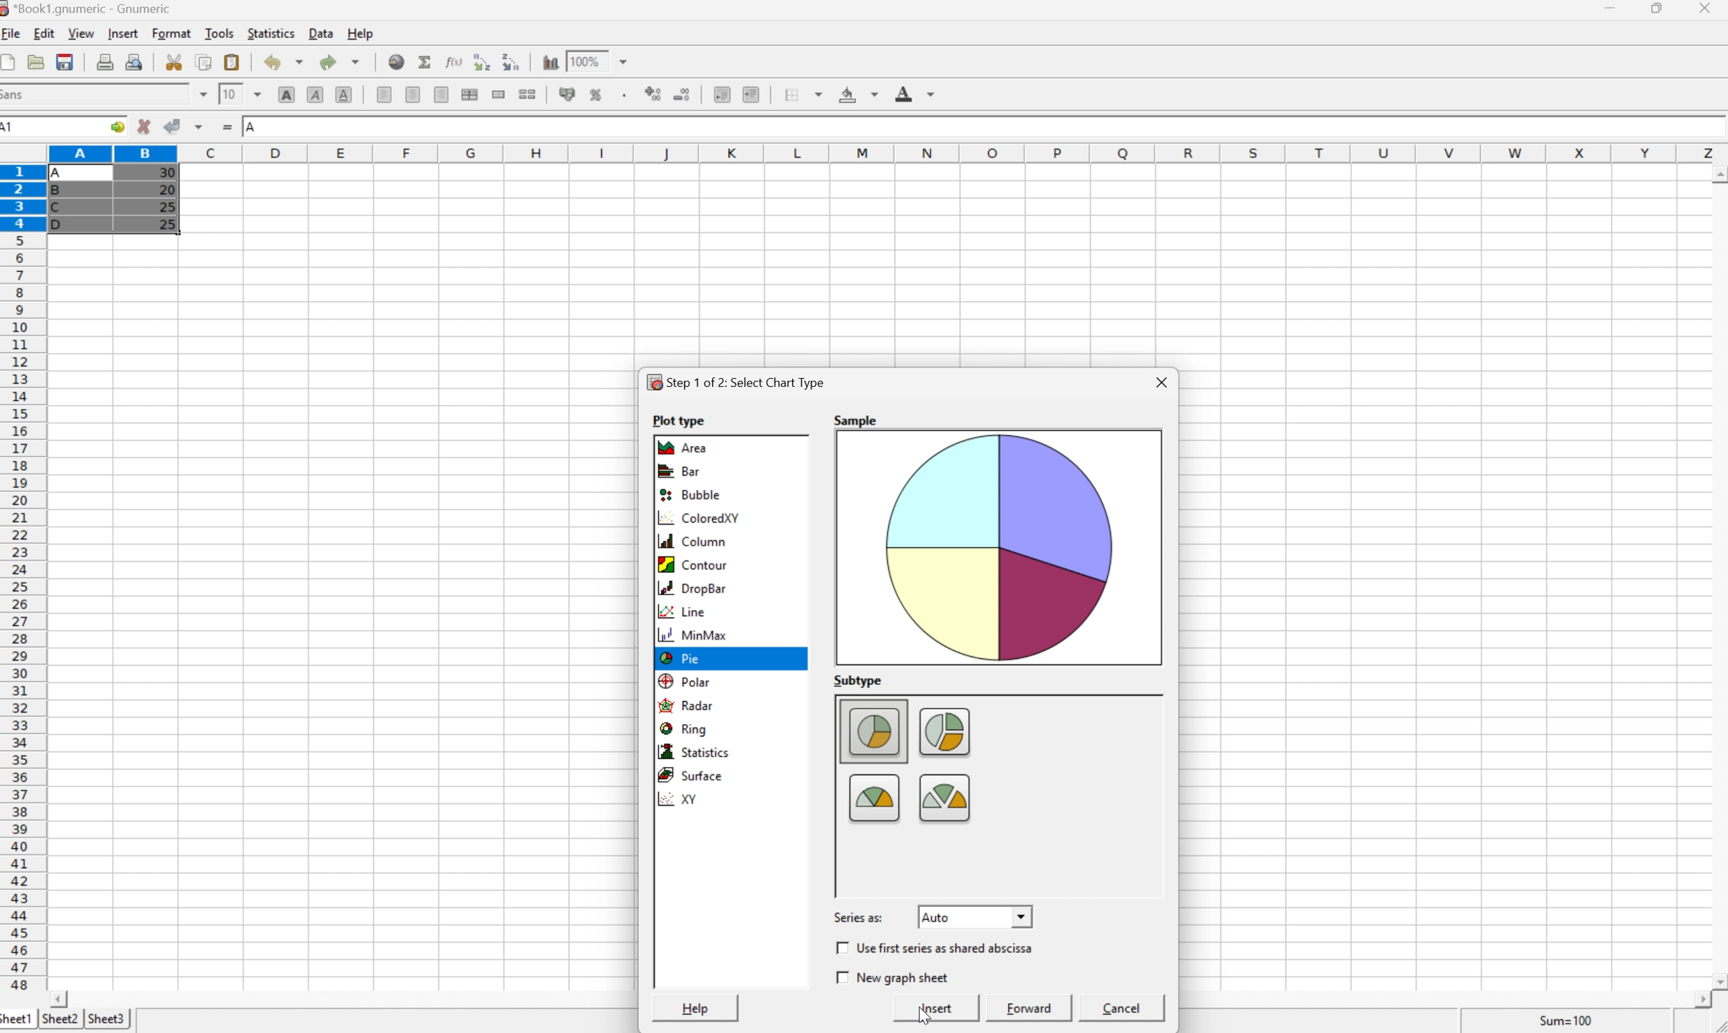  Describe the element at coordinates (35, 61) in the screenshot. I see `Open a file` at that location.